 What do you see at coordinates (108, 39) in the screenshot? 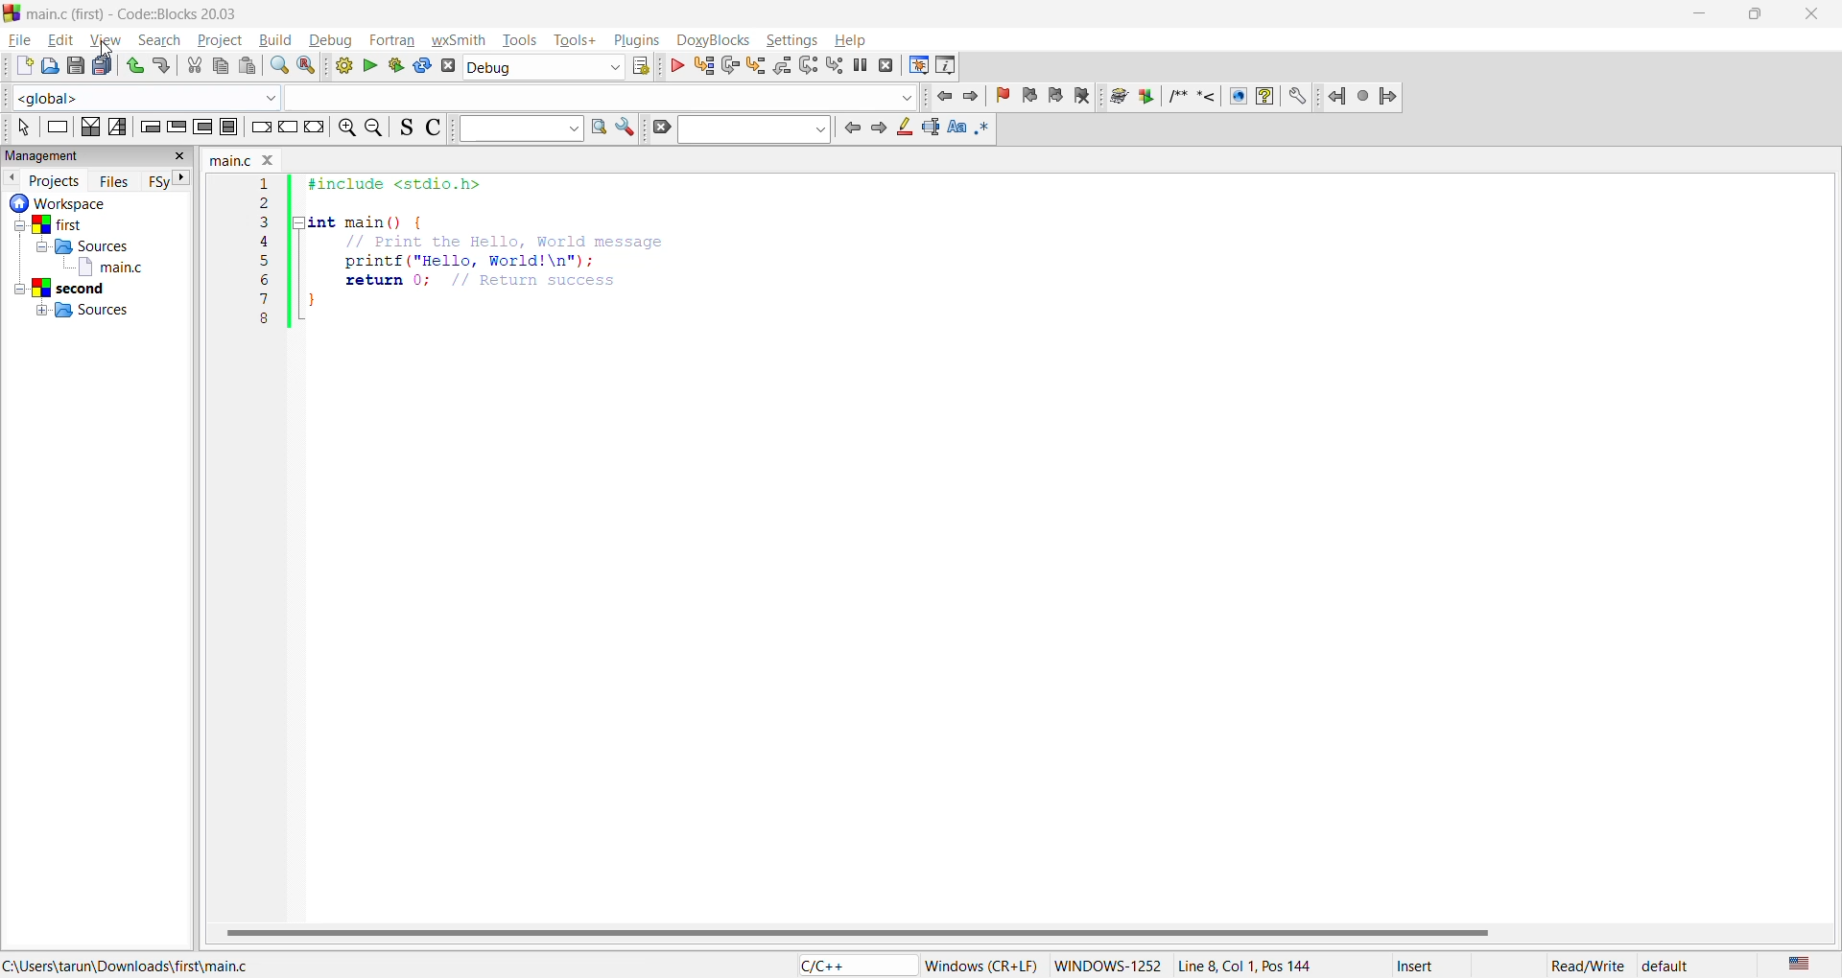
I see `view` at bounding box center [108, 39].